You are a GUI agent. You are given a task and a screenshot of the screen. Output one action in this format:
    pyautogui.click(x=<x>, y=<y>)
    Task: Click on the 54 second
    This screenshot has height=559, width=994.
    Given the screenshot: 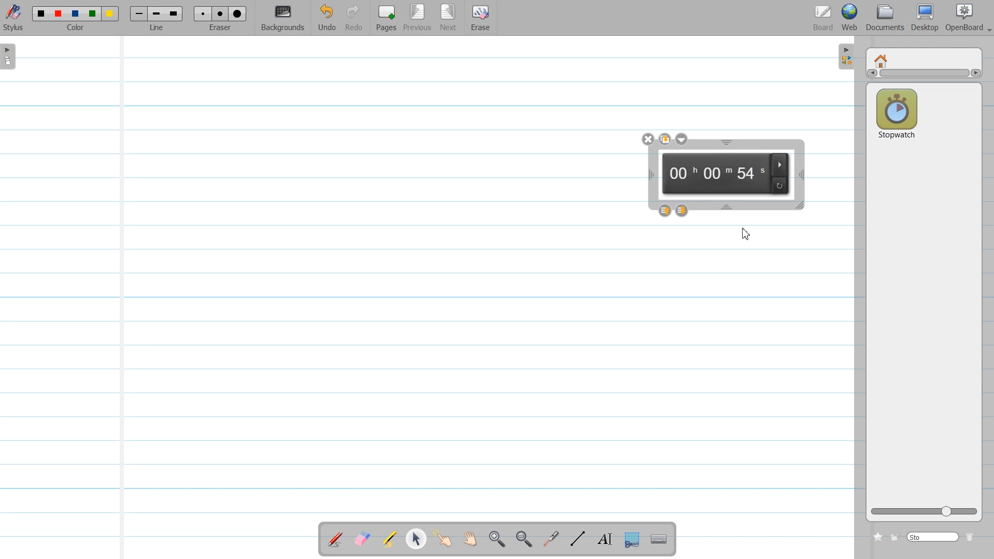 What is the action you would take?
    pyautogui.click(x=751, y=174)
    